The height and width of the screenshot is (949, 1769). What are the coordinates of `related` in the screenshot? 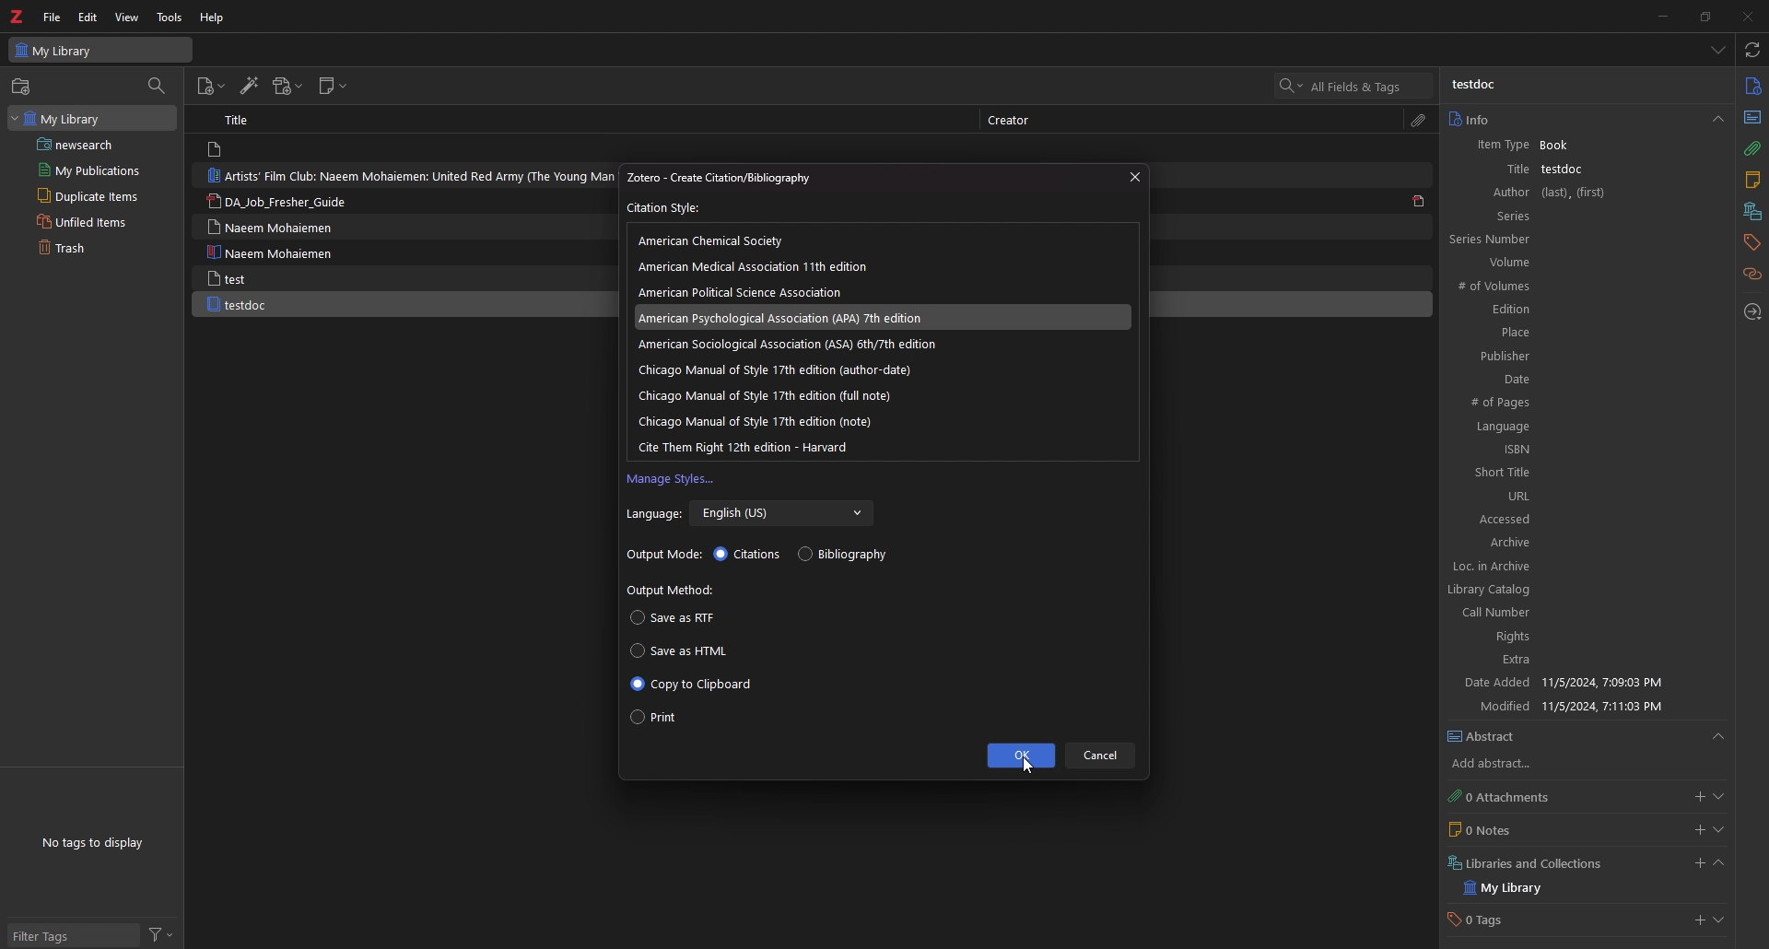 It's located at (1753, 275).